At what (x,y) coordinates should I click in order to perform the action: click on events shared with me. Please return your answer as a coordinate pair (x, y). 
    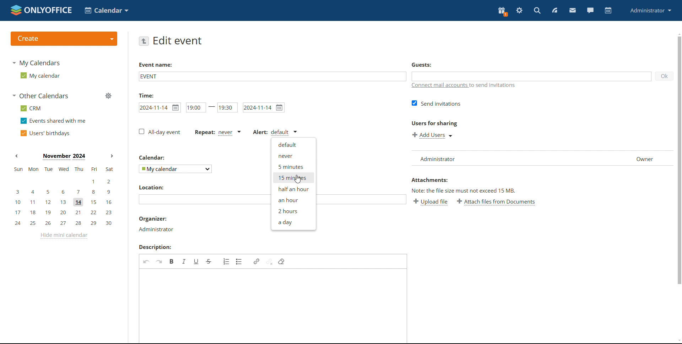
    Looking at the image, I should click on (54, 121).